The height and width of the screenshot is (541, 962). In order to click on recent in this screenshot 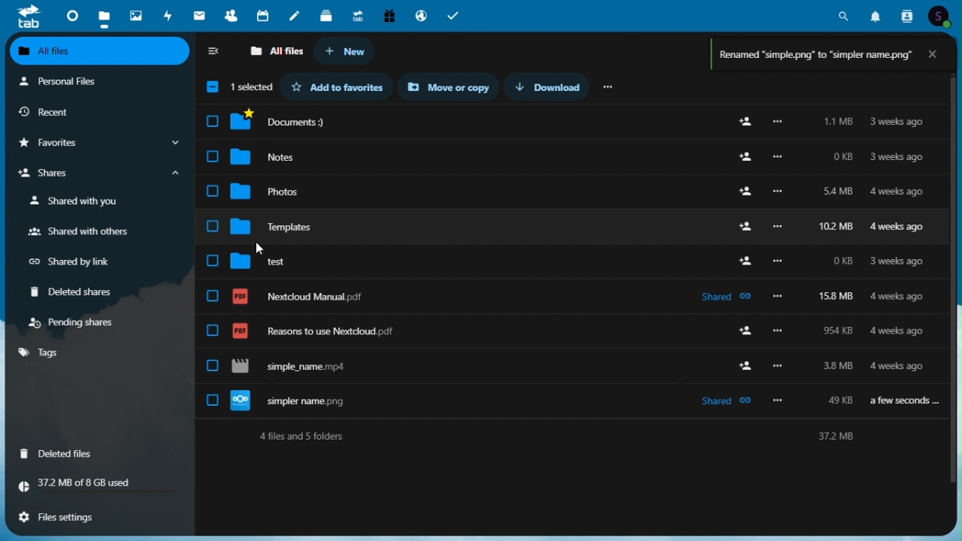, I will do `click(97, 112)`.